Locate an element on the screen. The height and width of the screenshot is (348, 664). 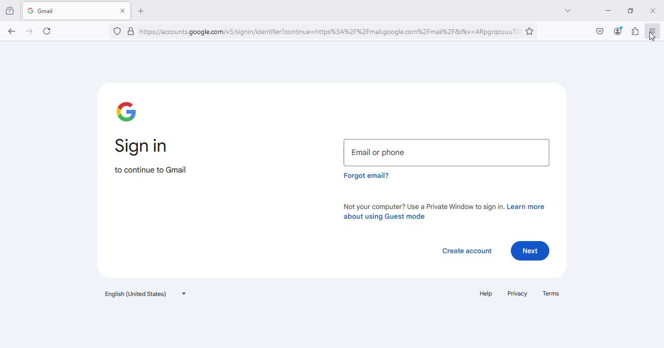
email or phone is located at coordinates (447, 153).